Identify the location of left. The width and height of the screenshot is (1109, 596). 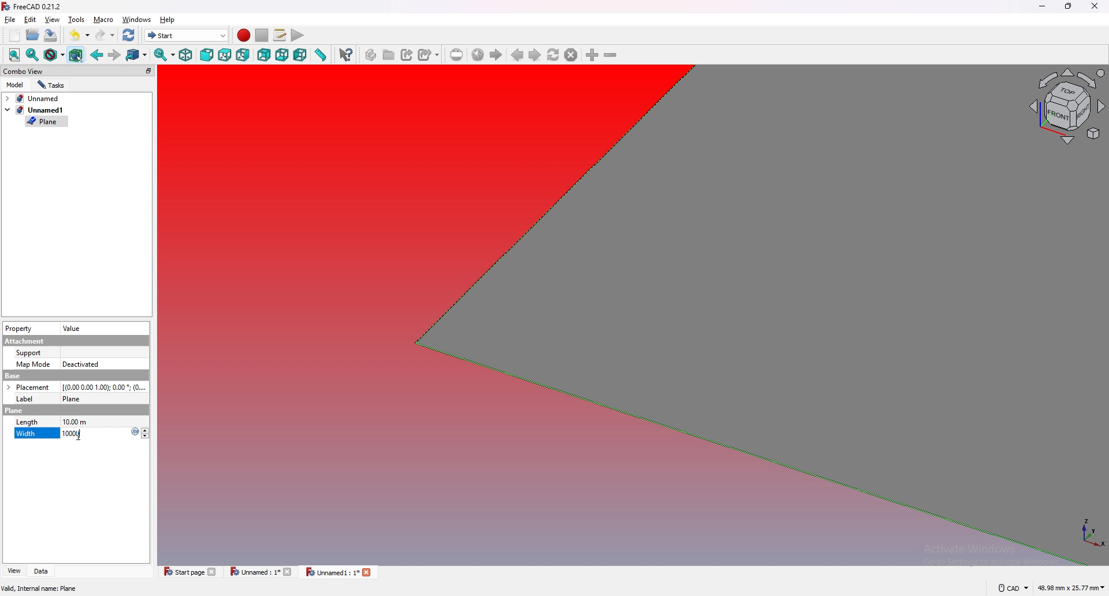
(300, 55).